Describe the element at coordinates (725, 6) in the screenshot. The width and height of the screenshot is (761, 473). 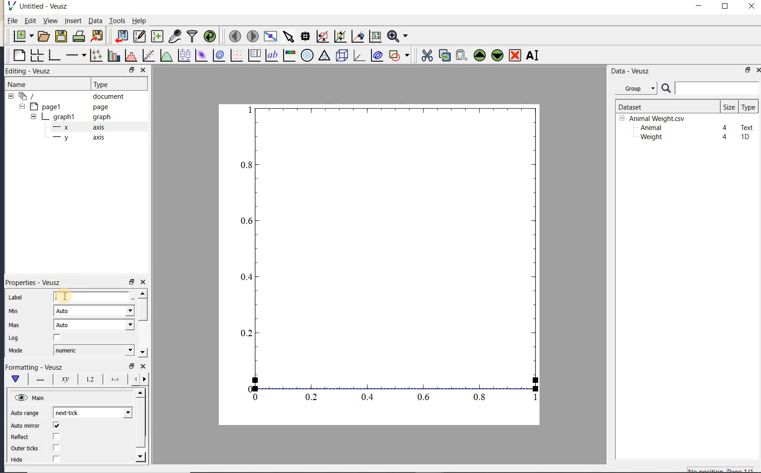
I see `maximize` at that location.